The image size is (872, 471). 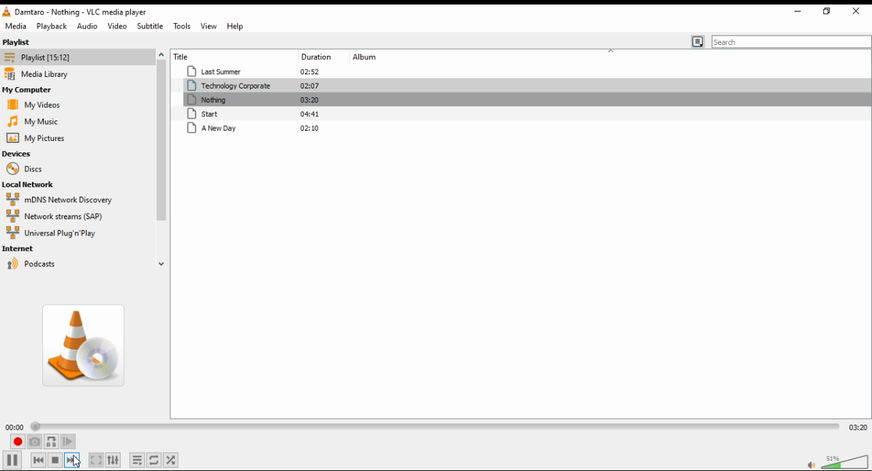 I want to click on search bar, so click(x=790, y=42).